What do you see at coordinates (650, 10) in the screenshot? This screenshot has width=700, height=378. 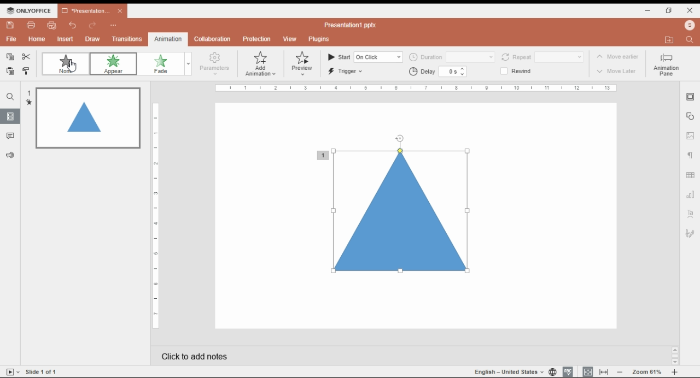 I see `minimize` at bounding box center [650, 10].